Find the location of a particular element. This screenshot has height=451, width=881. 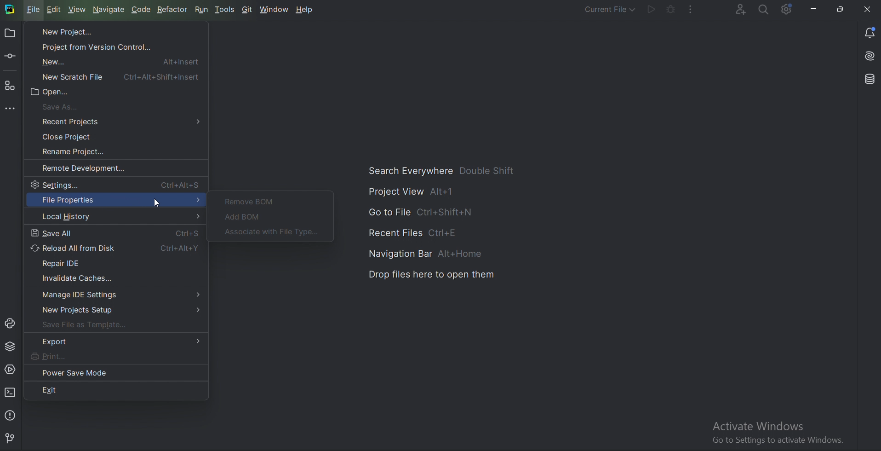

New Projects Setup is located at coordinates (118, 311).